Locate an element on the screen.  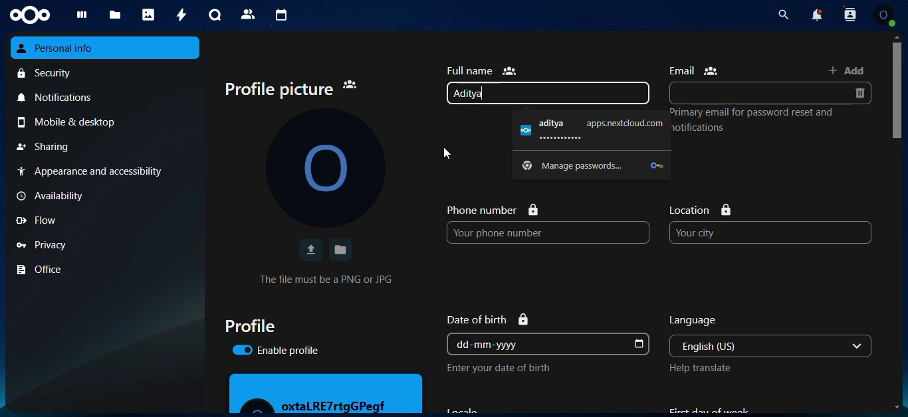
personal info is located at coordinates (106, 48).